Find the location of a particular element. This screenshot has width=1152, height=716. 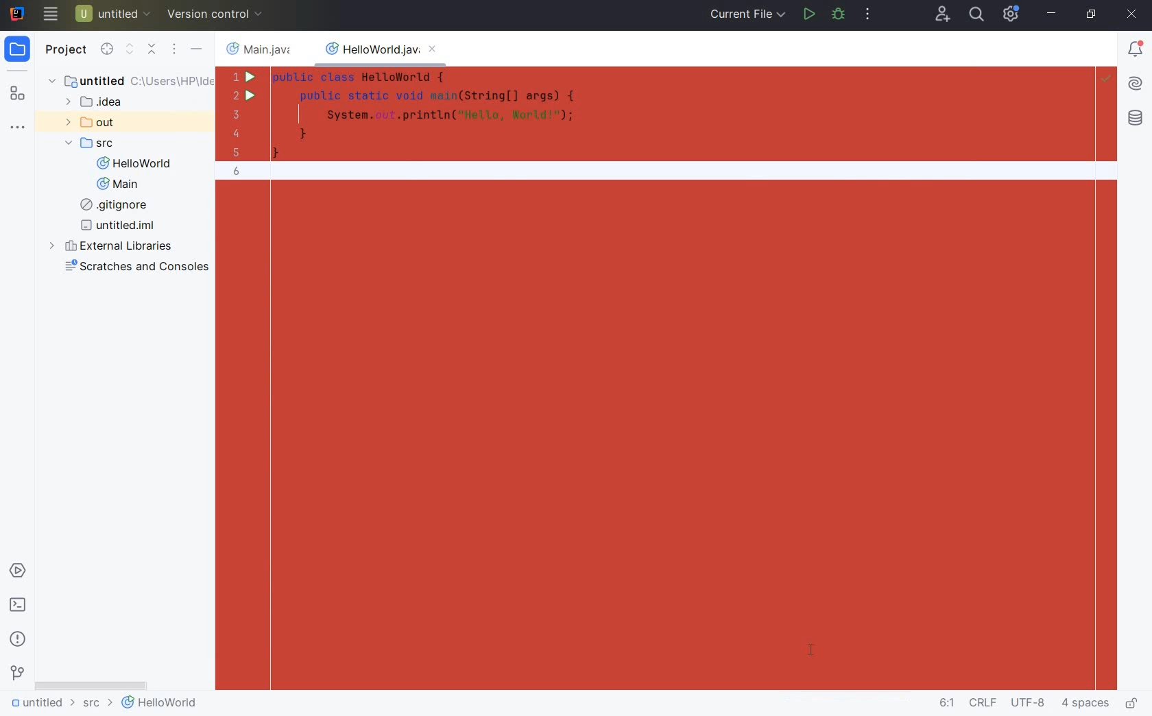

current file is located at coordinates (749, 15).